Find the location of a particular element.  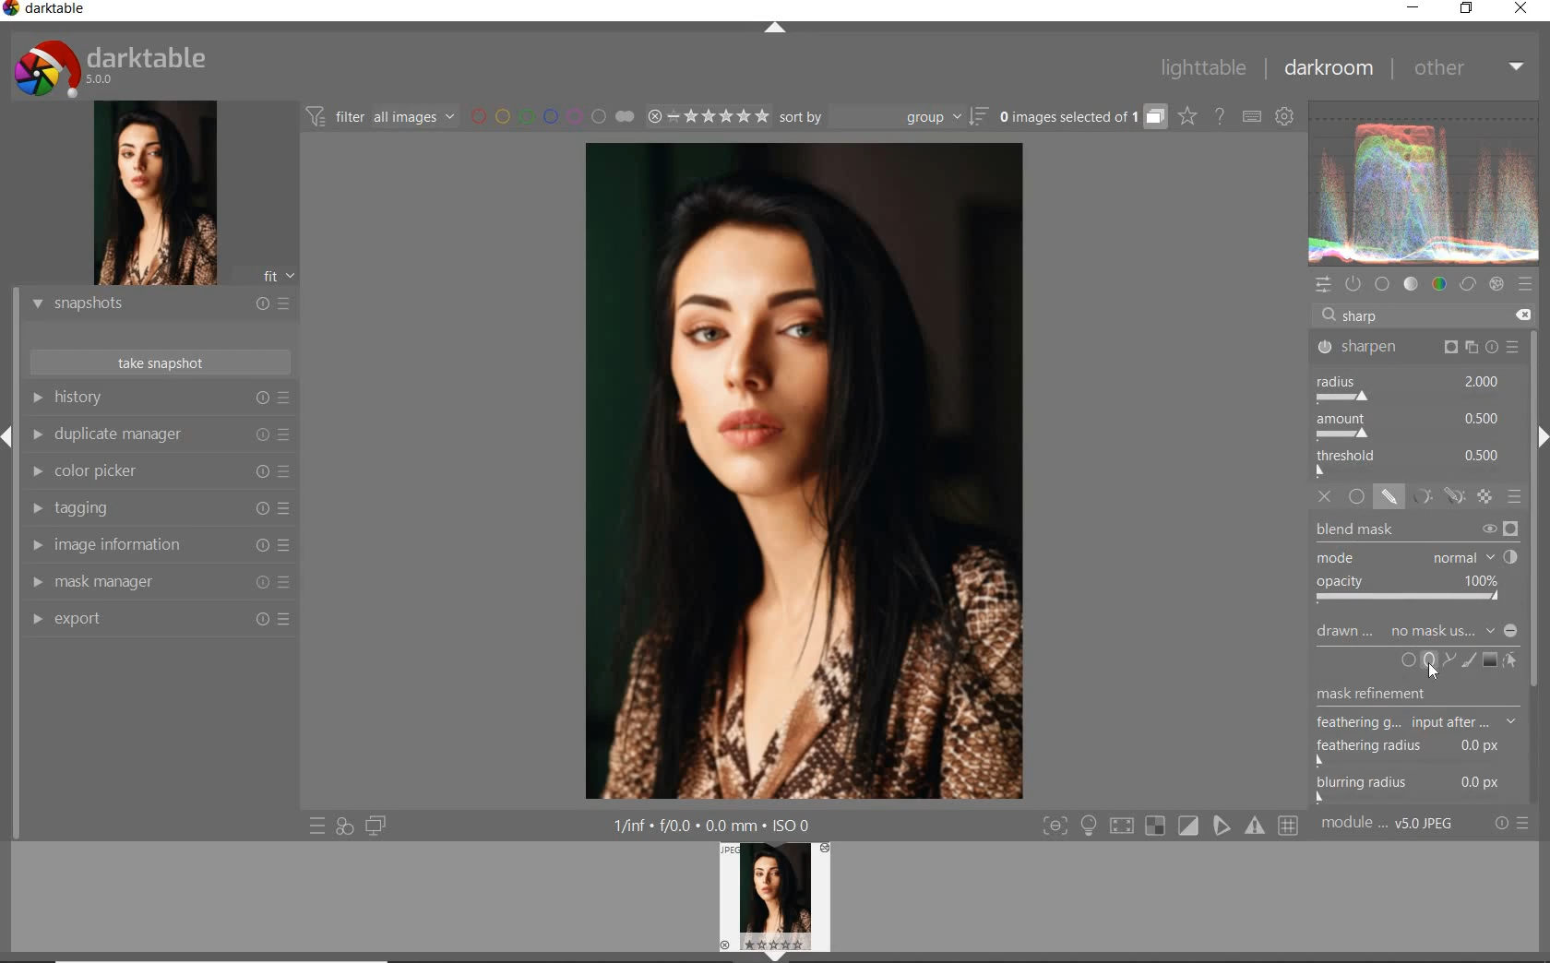

dropdown is located at coordinates (1490, 630).